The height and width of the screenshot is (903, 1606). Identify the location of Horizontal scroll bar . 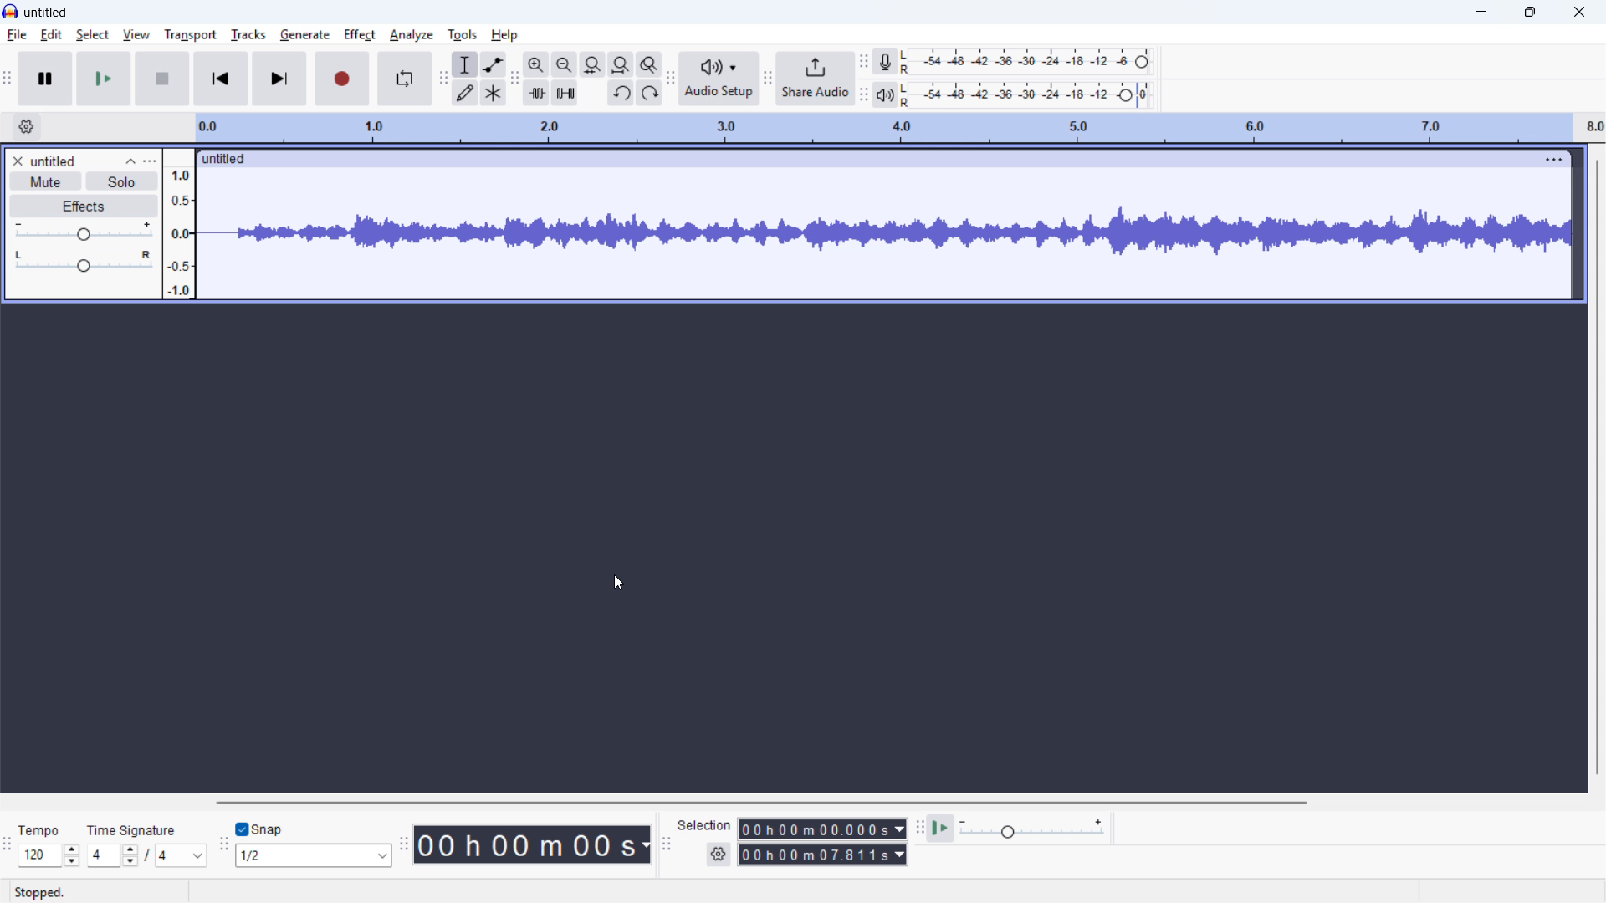
(758, 803).